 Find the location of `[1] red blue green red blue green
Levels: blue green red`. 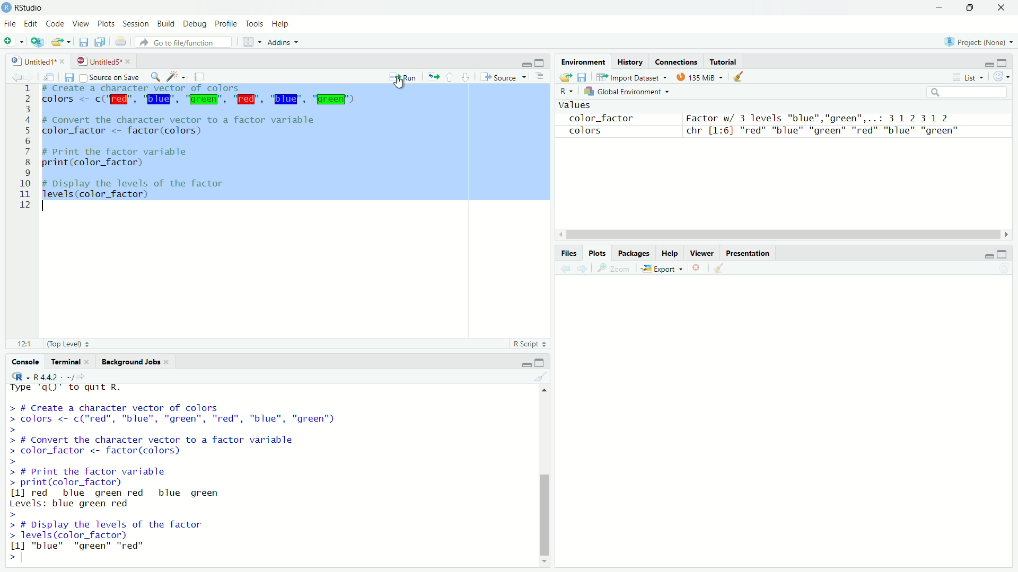

[1] red blue green red blue green
Levels: blue green red is located at coordinates (129, 499).